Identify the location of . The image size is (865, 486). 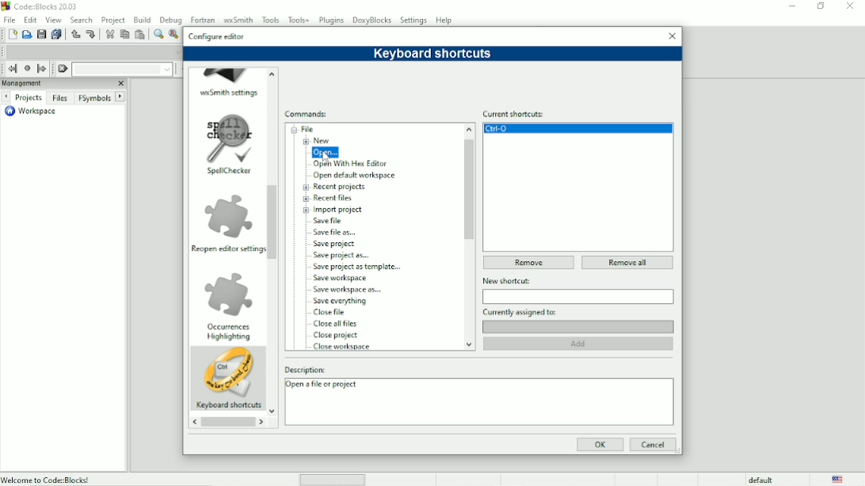
(578, 297).